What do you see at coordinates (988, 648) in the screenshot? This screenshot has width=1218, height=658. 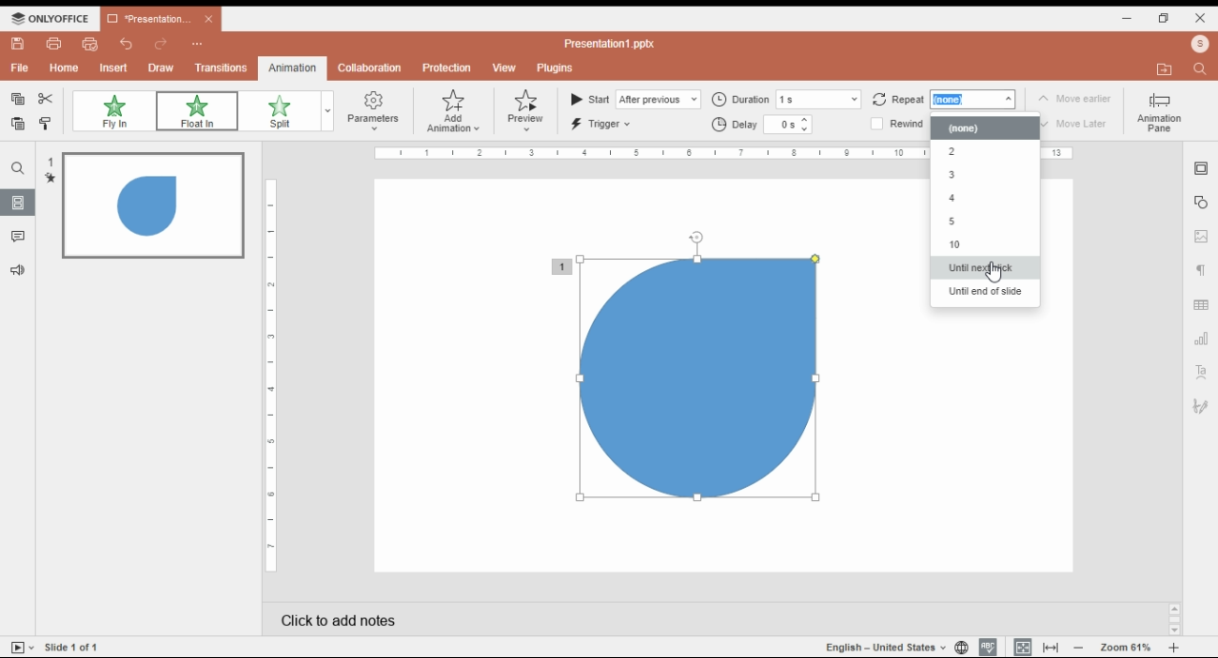 I see `spell check` at bounding box center [988, 648].